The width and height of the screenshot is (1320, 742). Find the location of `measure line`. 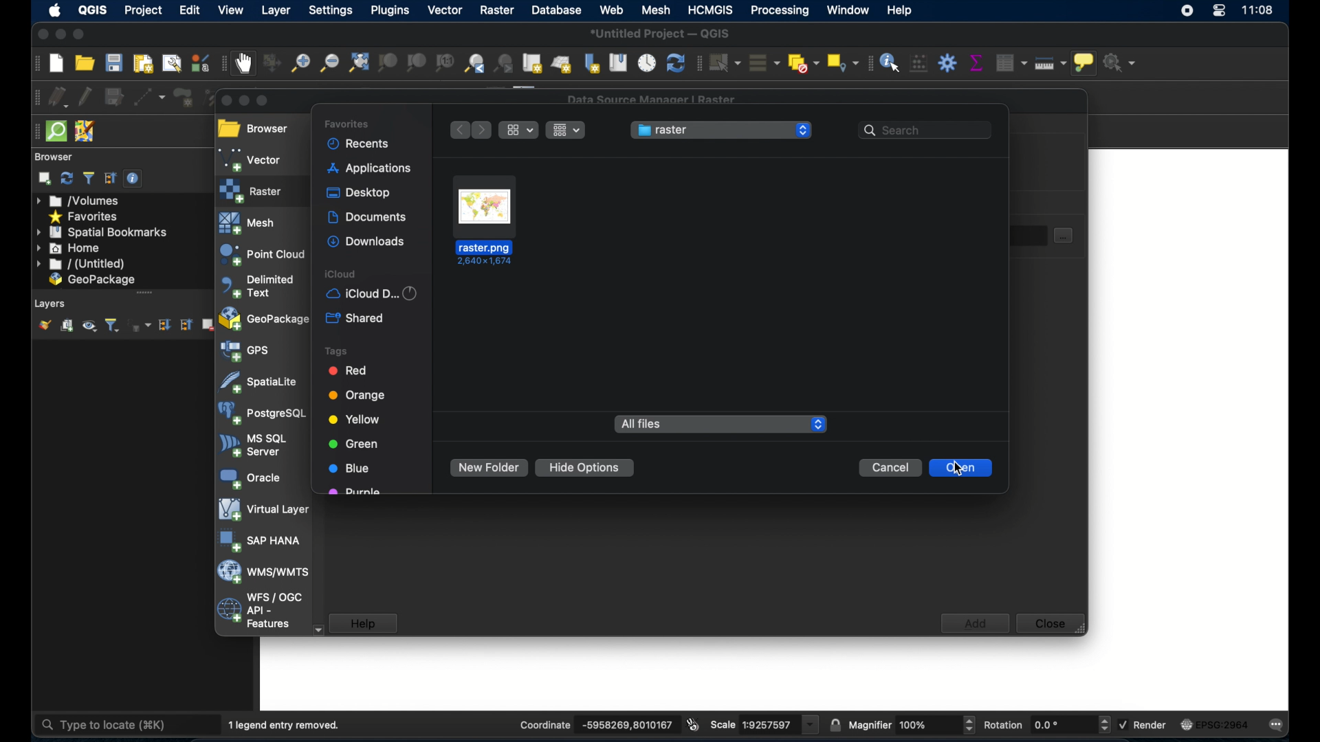

measure line is located at coordinates (1053, 65).